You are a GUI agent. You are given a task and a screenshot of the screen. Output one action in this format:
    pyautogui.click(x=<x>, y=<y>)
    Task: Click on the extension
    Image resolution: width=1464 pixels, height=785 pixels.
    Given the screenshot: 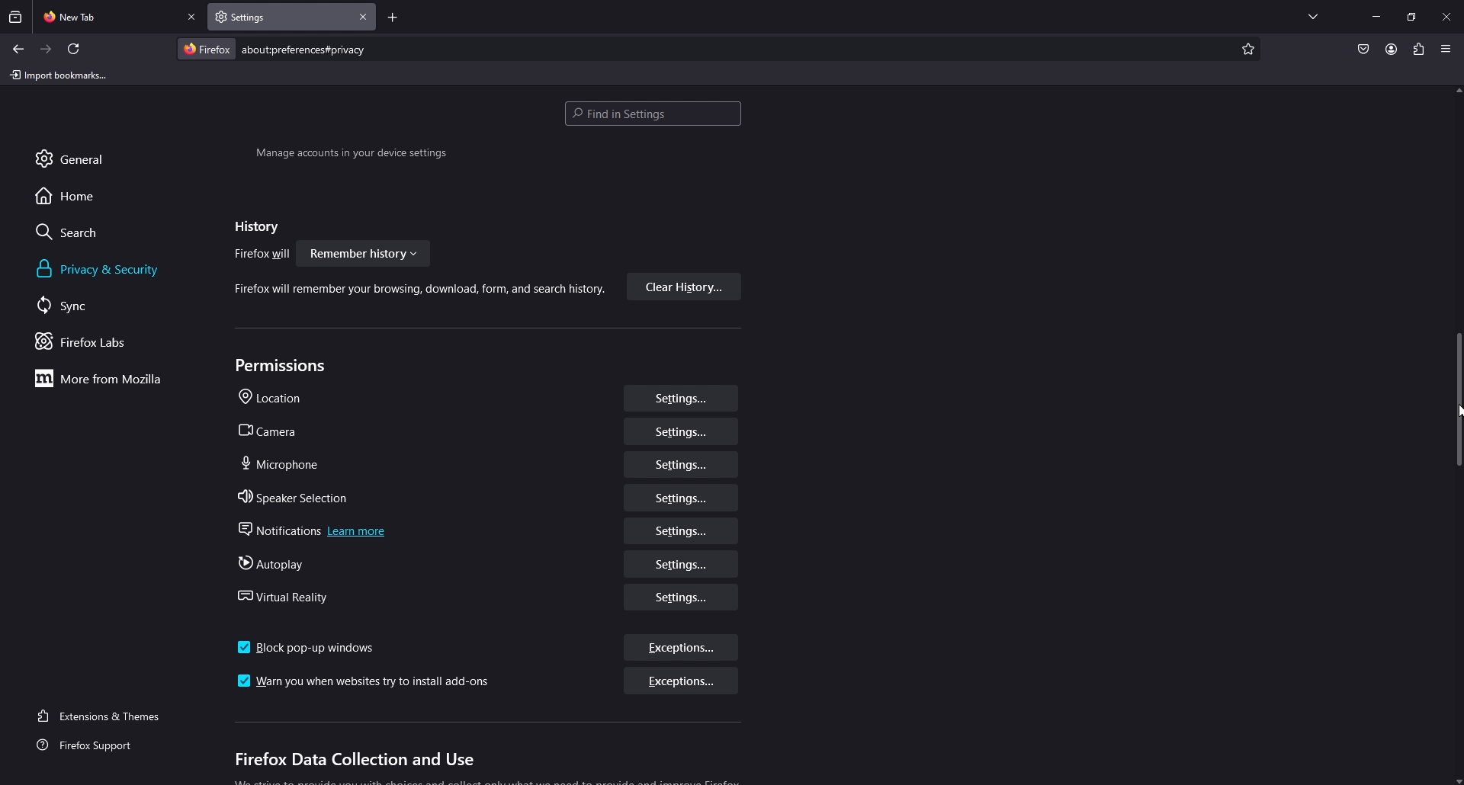 What is the action you would take?
    pyautogui.click(x=1420, y=49)
    